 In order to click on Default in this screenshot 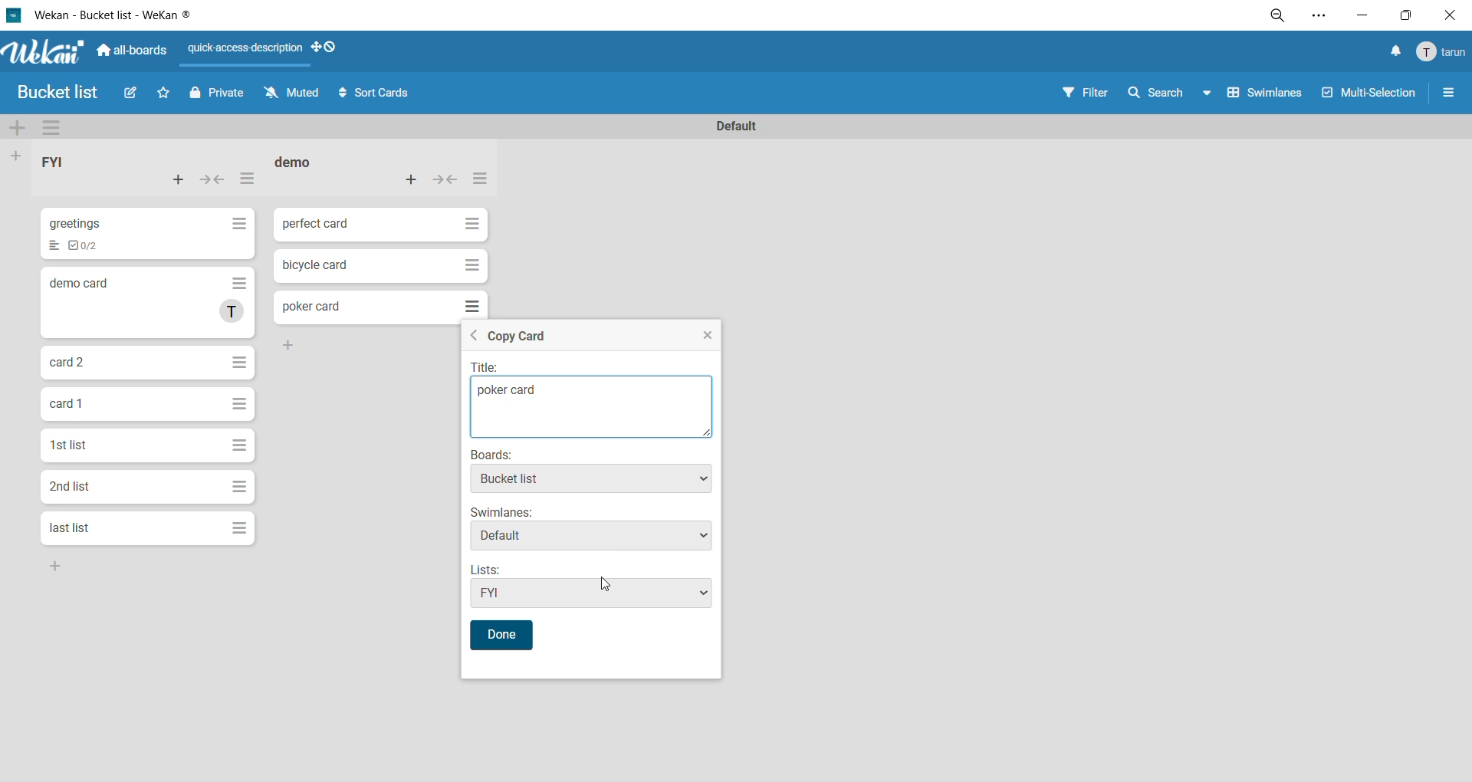, I will do `click(591, 538)`.